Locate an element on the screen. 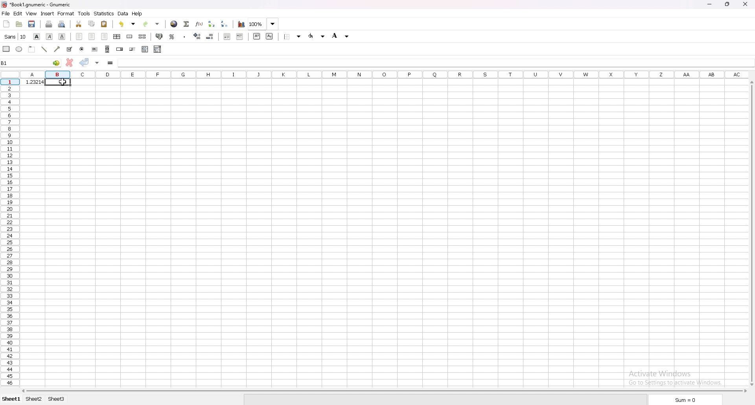  slider is located at coordinates (133, 50).